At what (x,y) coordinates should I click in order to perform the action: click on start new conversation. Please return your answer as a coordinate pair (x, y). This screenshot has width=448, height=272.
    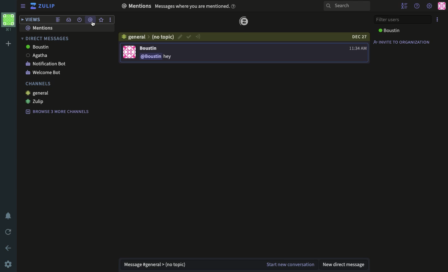
    Looking at the image, I should click on (292, 264).